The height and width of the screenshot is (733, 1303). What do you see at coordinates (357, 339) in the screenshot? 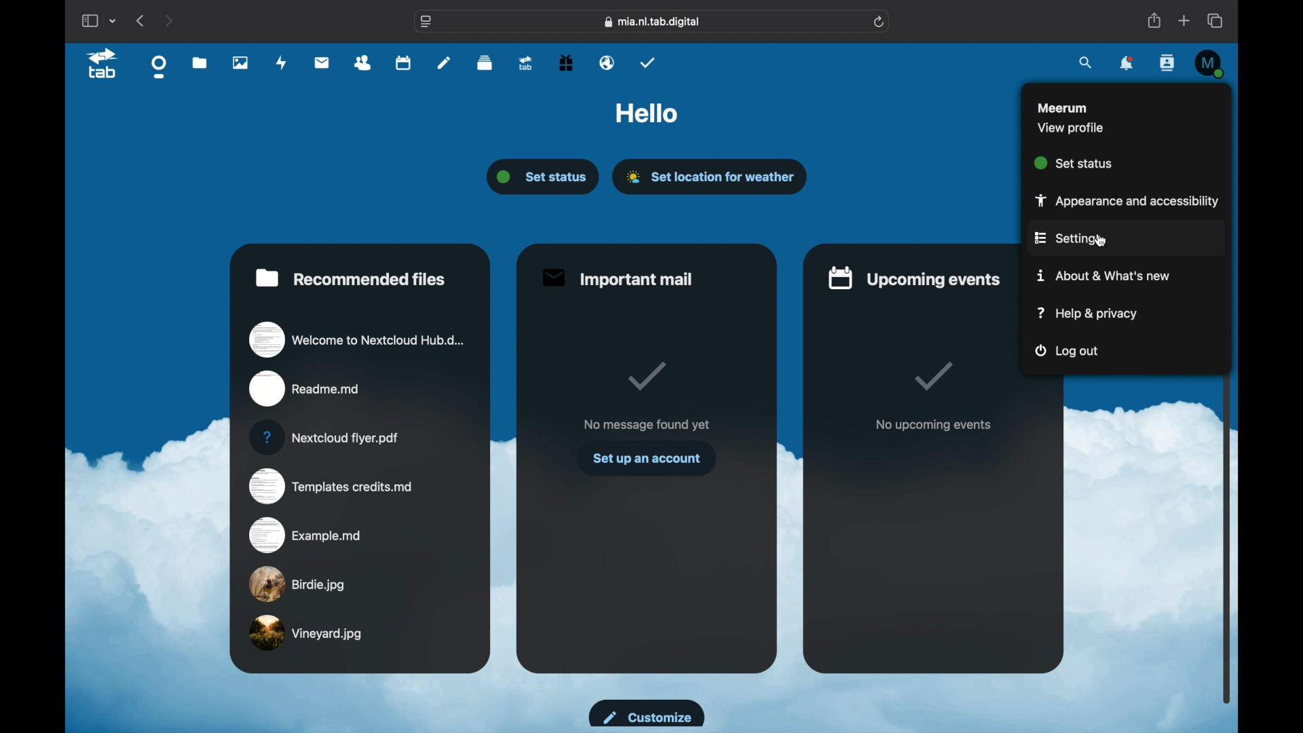
I see `welcome` at bounding box center [357, 339].